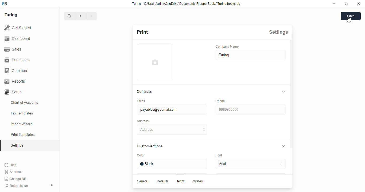  What do you see at coordinates (163, 182) in the screenshot?
I see `Defaults` at bounding box center [163, 182].